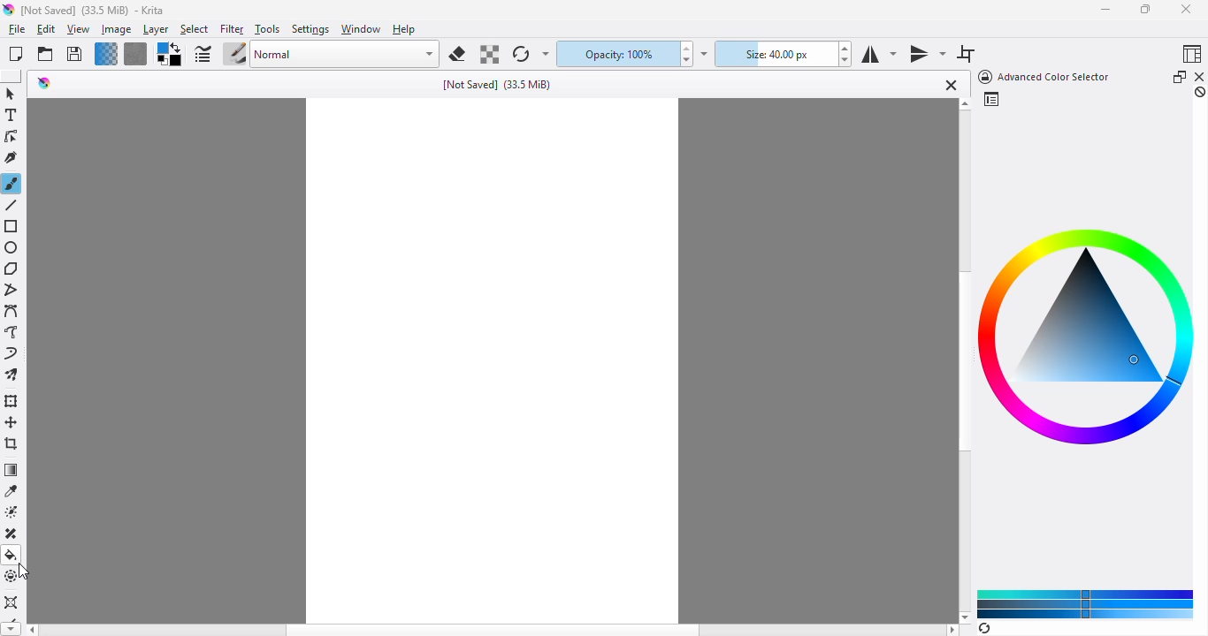 Image resolution: width=1208 pixels, height=636 pixels. Describe the element at coordinates (361, 29) in the screenshot. I see `window` at that location.